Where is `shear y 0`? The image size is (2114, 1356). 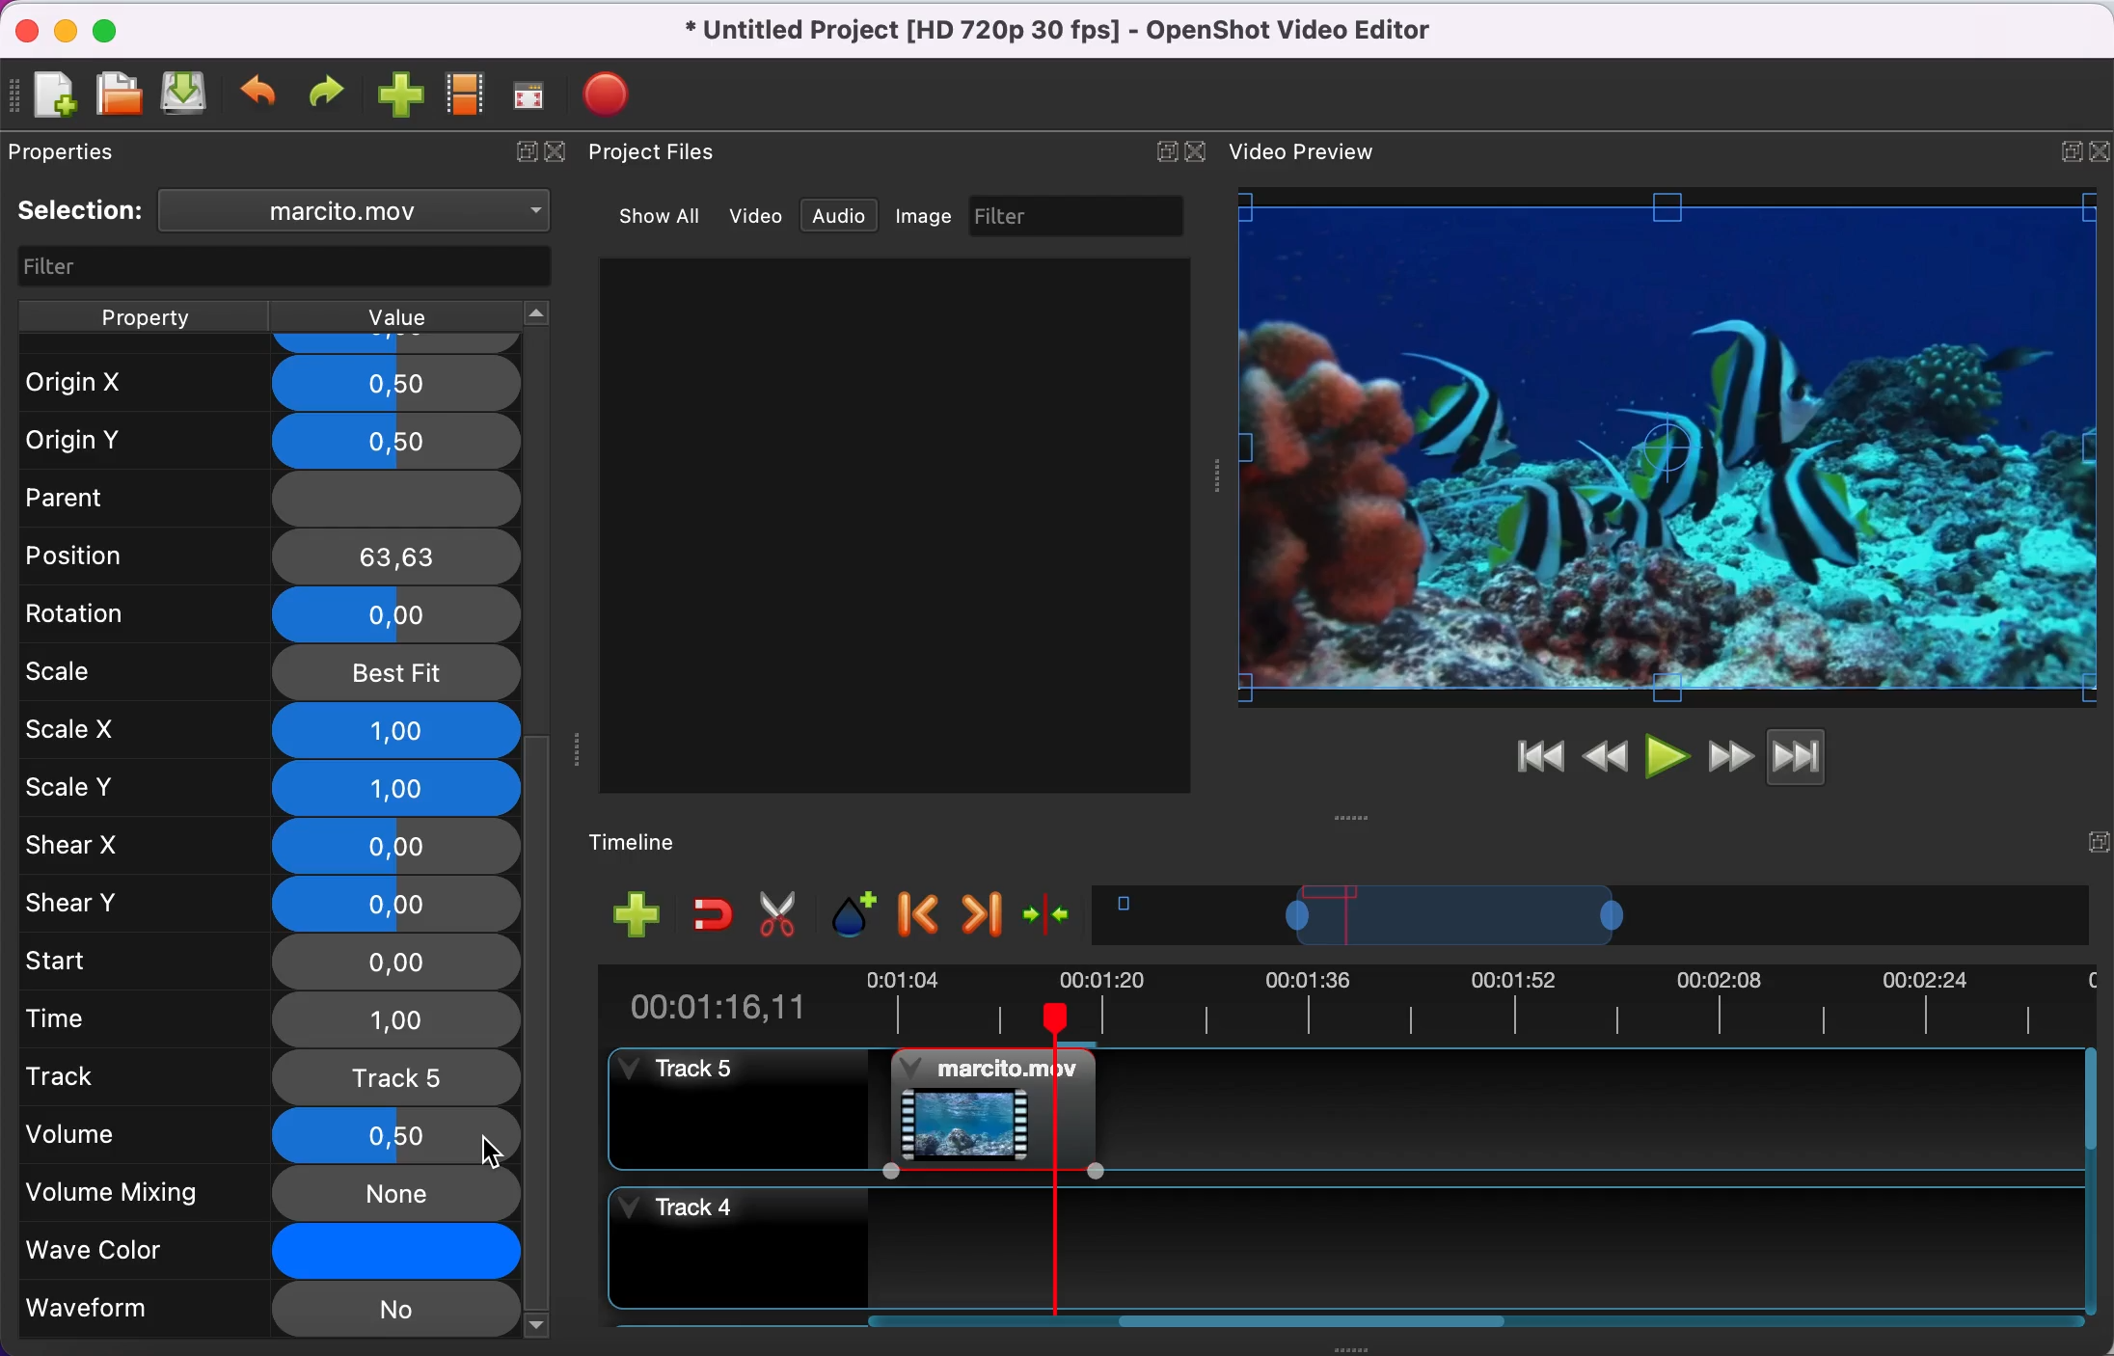
shear y 0 is located at coordinates (271, 903).